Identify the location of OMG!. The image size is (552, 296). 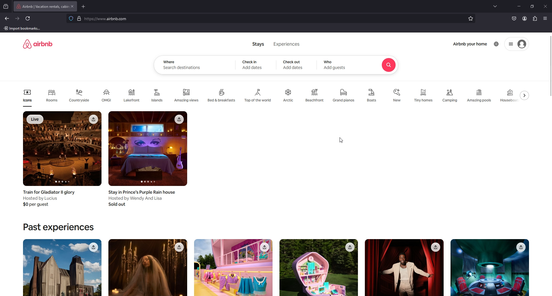
(108, 96).